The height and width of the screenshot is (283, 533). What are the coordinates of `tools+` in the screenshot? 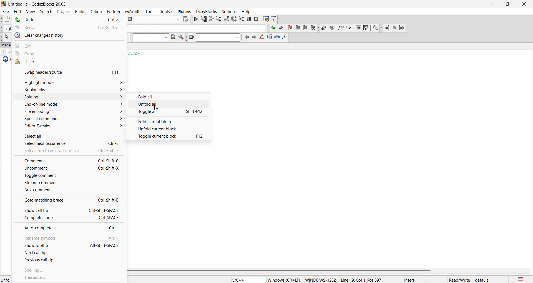 It's located at (167, 11).